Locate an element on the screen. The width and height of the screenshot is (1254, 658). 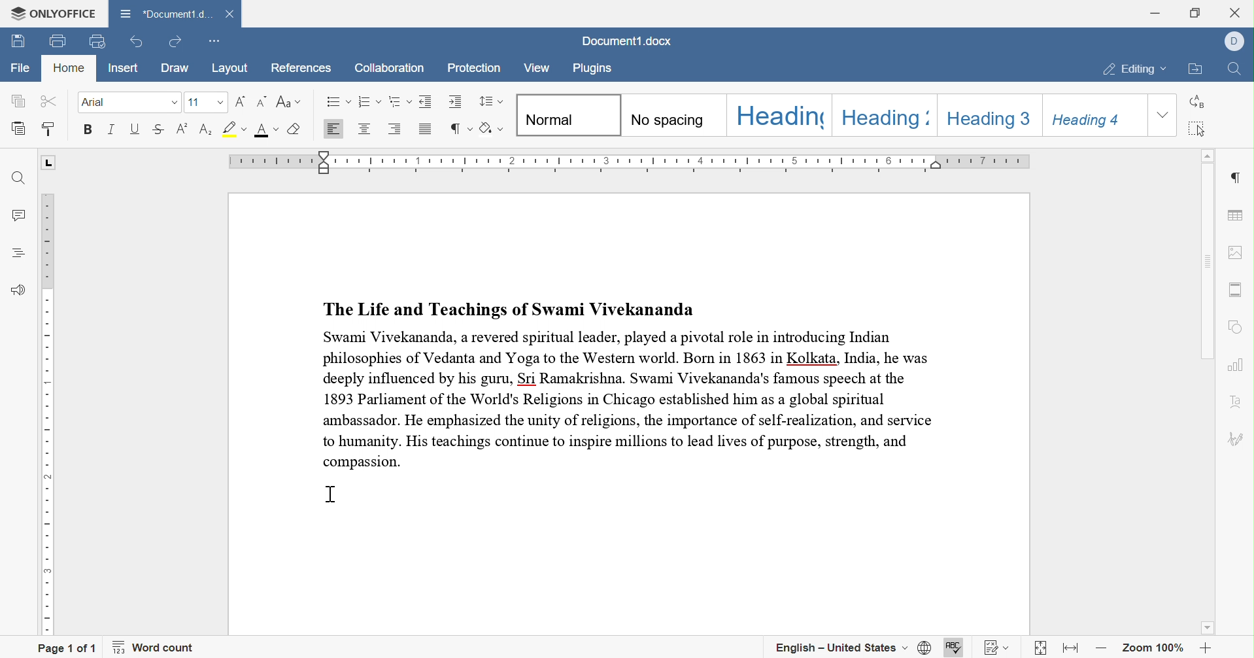
english - united states is located at coordinates (842, 647).